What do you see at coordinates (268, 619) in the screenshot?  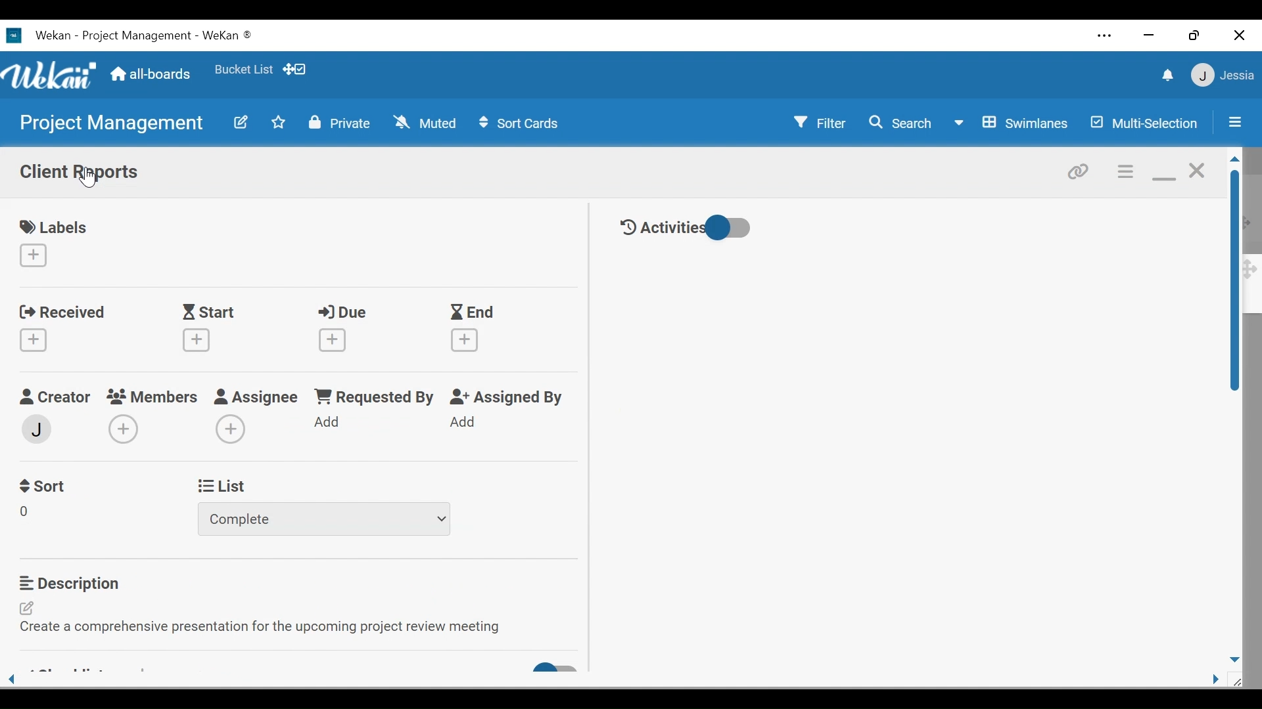 I see `Edit Description` at bounding box center [268, 619].